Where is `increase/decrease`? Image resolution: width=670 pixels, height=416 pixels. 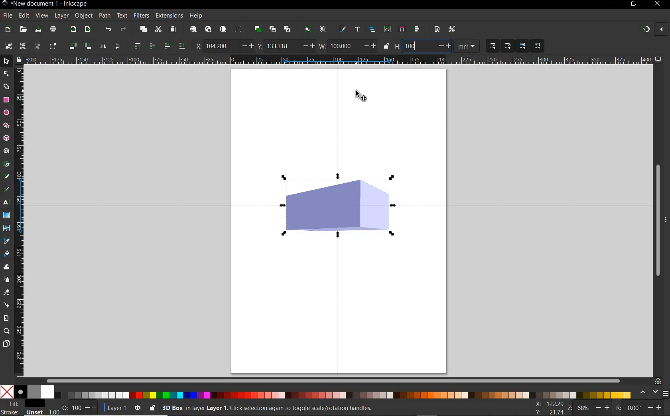
increase/decrease is located at coordinates (91, 408).